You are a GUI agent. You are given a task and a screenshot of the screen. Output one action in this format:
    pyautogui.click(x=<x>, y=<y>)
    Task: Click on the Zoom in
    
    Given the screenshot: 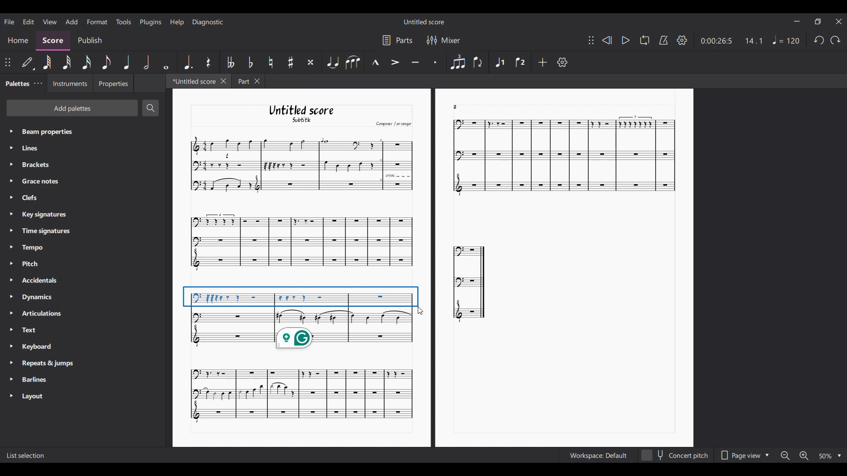 What is the action you would take?
    pyautogui.click(x=805, y=456)
    